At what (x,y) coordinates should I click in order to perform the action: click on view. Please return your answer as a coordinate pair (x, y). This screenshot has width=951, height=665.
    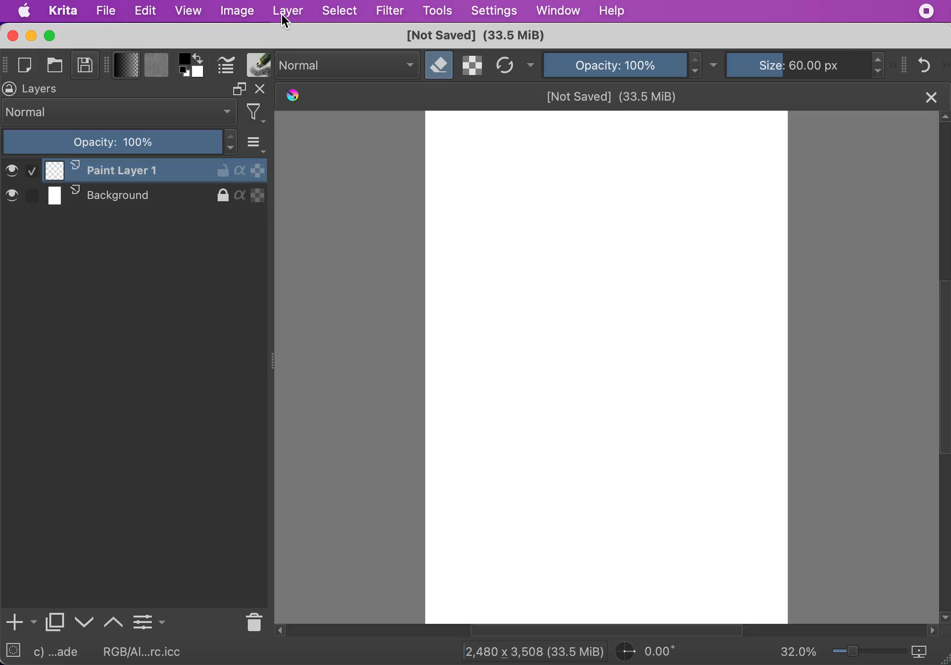
    Looking at the image, I should click on (188, 10).